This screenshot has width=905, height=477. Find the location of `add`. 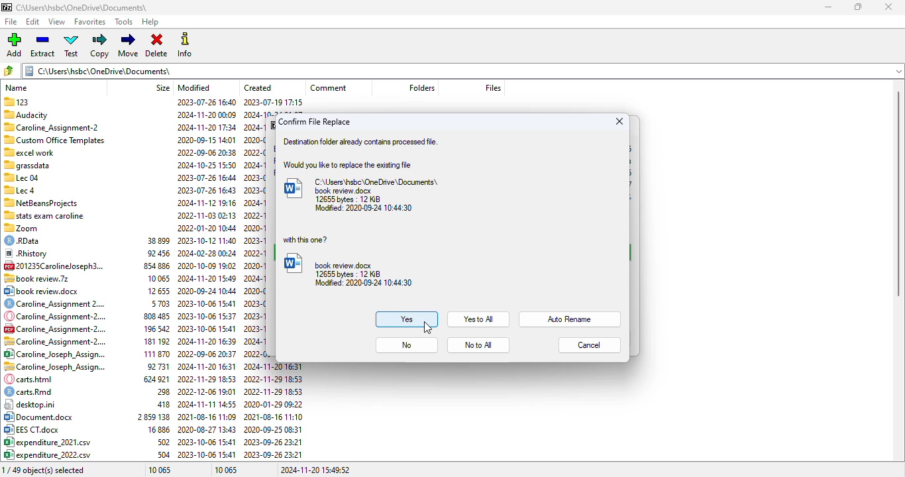

add is located at coordinates (14, 44).